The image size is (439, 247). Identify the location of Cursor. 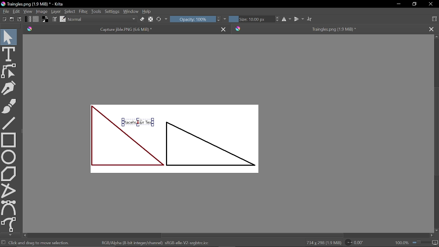
(138, 121).